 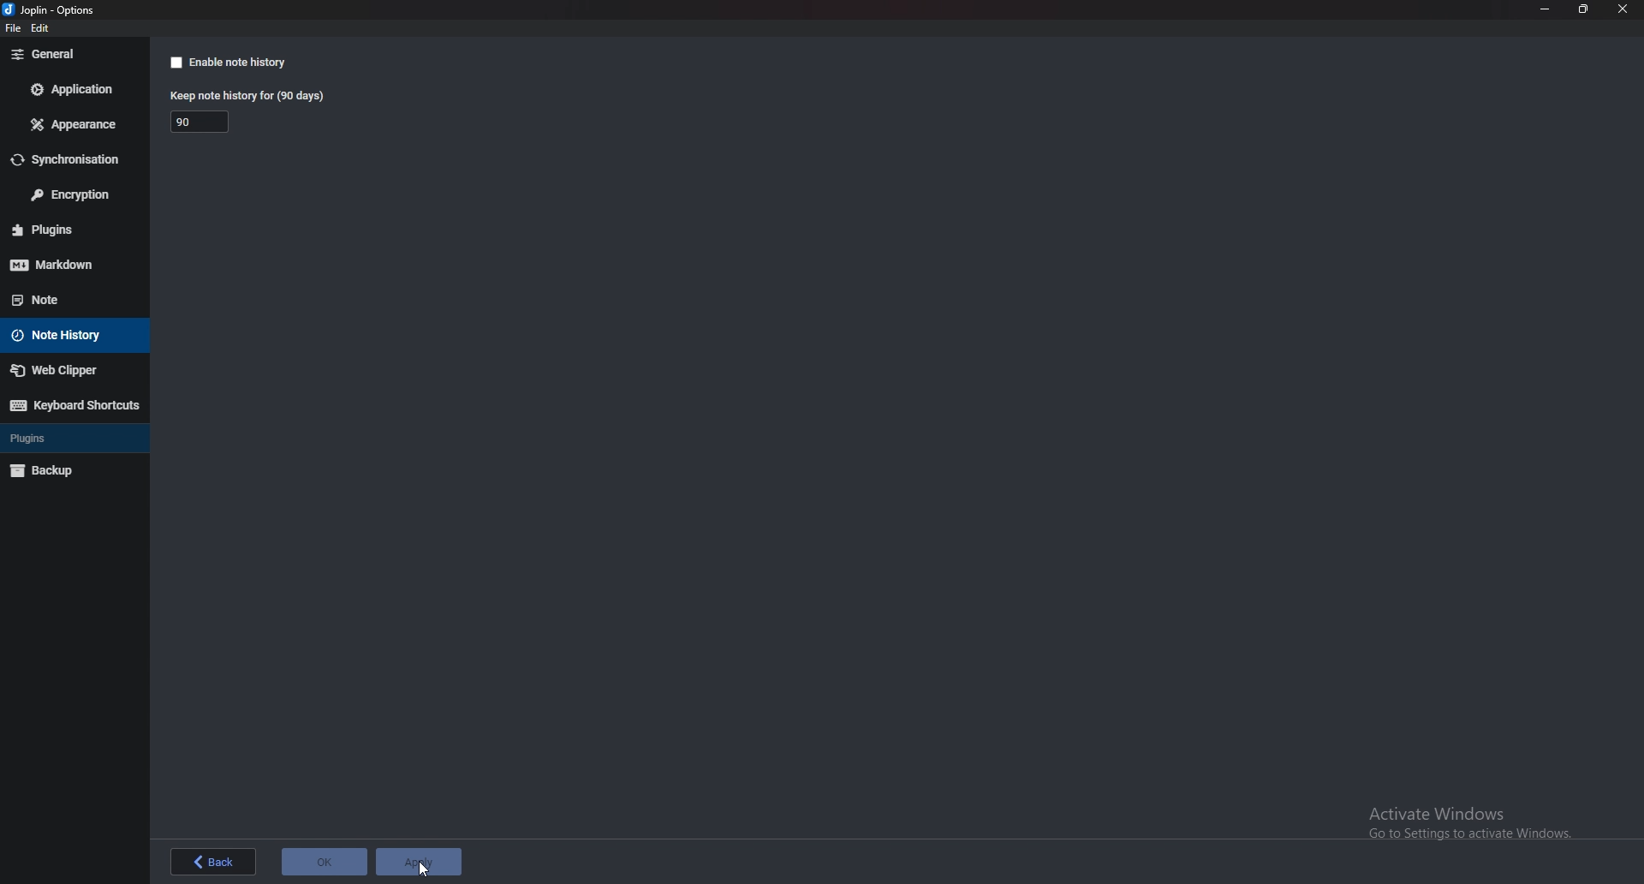 What do you see at coordinates (1582, 9) in the screenshot?
I see `Resize` at bounding box center [1582, 9].